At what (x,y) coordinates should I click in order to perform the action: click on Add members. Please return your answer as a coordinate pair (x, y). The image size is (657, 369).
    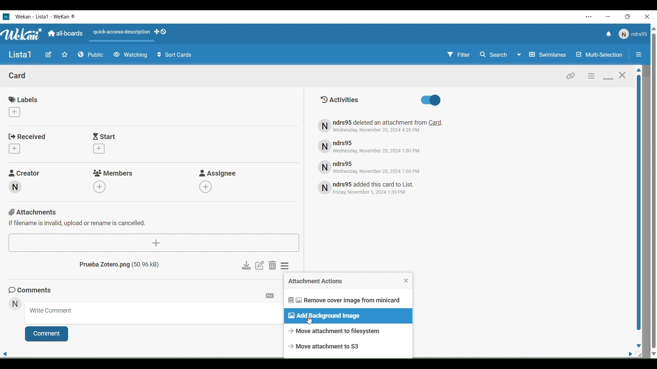
    Looking at the image, I should click on (101, 186).